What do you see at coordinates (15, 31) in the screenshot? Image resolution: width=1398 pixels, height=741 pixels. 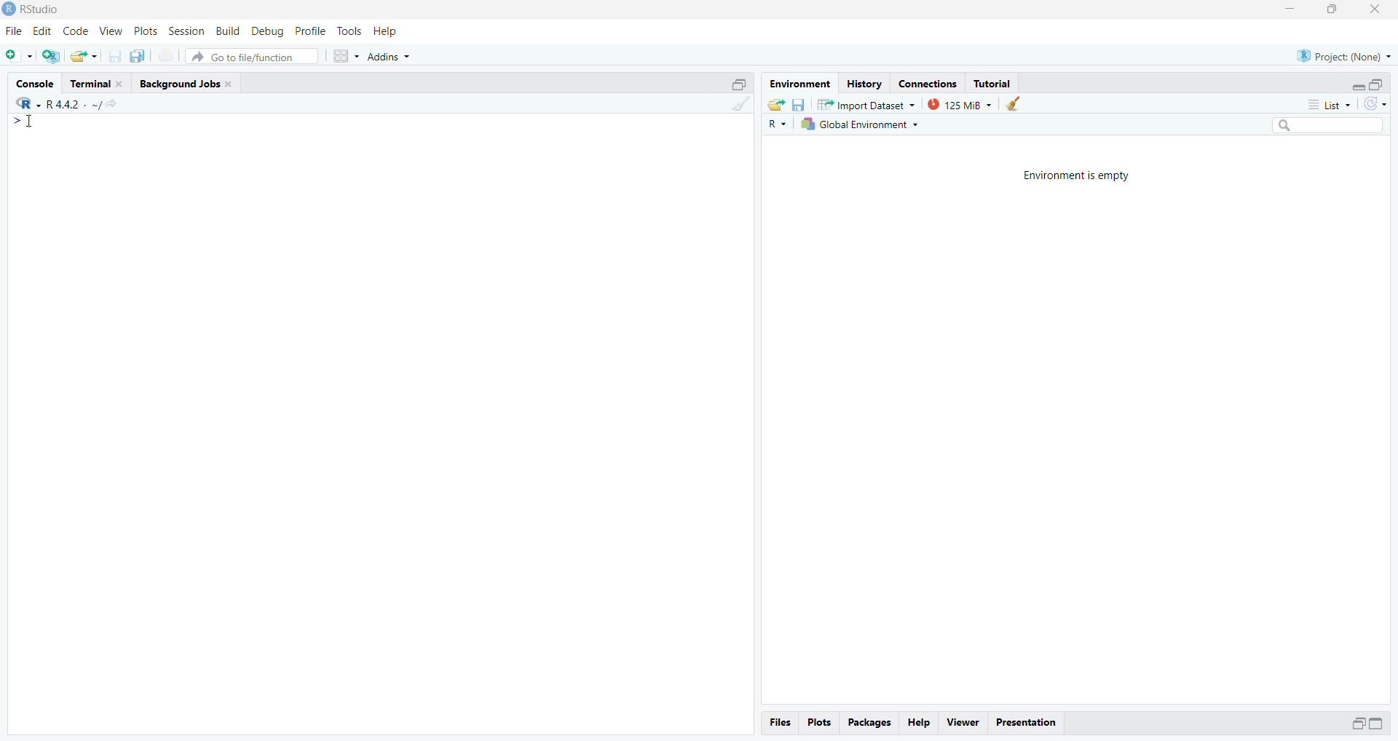 I see `File` at bounding box center [15, 31].